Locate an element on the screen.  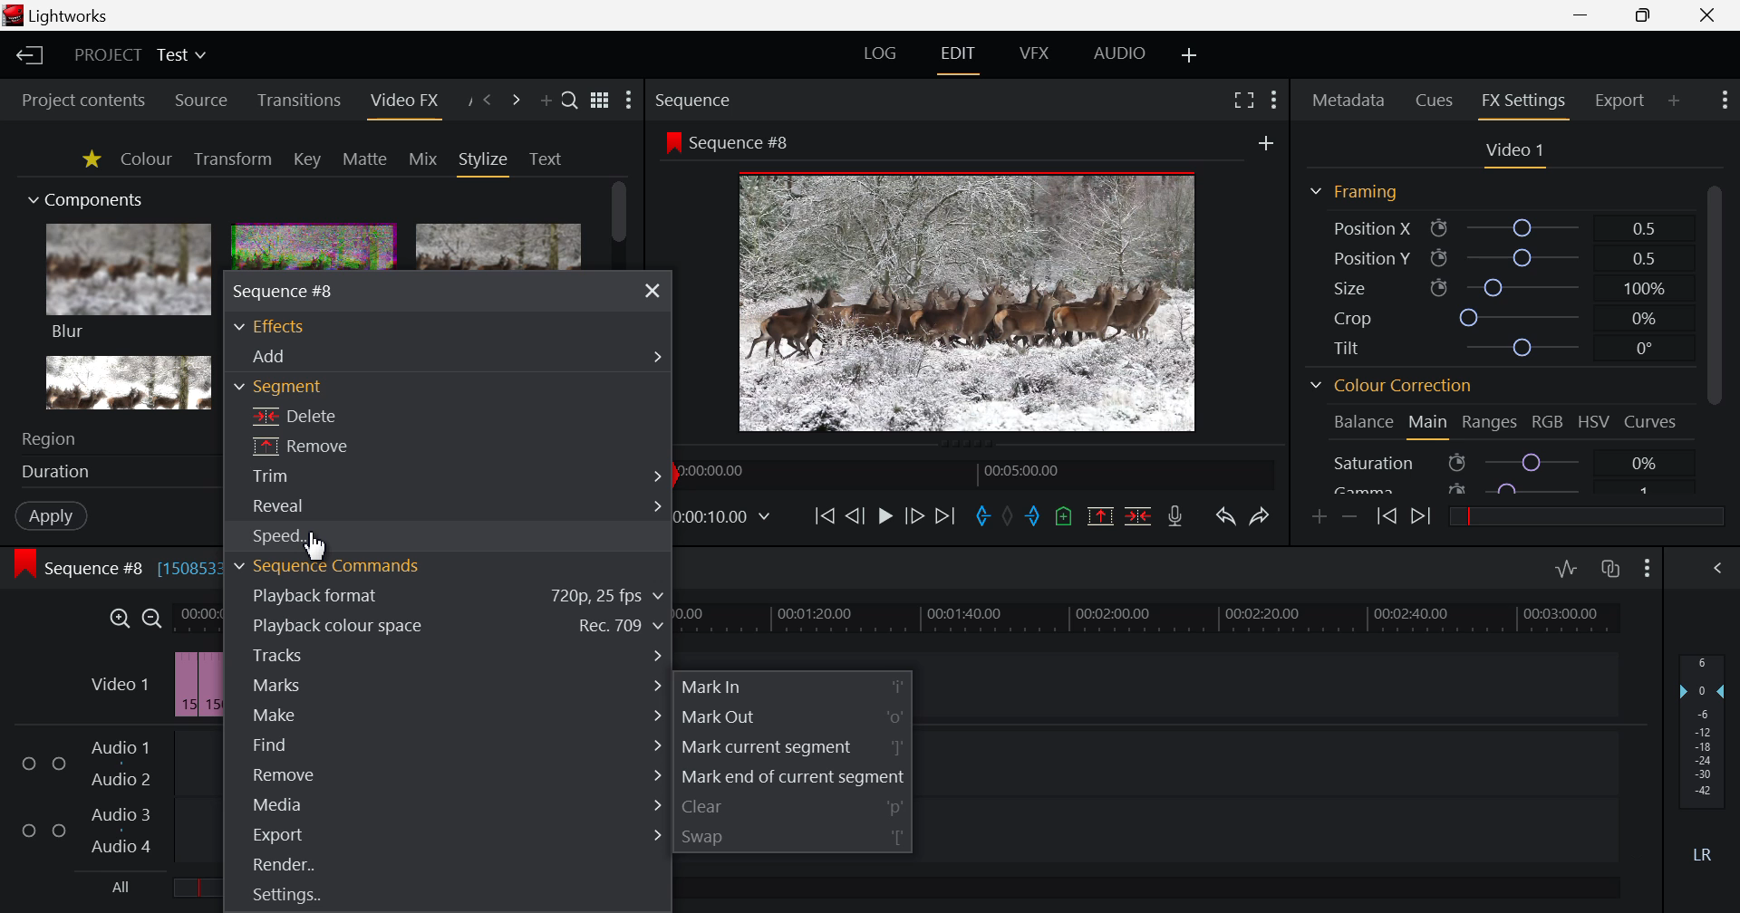
Mark current segment is located at coordinates (793, 746).